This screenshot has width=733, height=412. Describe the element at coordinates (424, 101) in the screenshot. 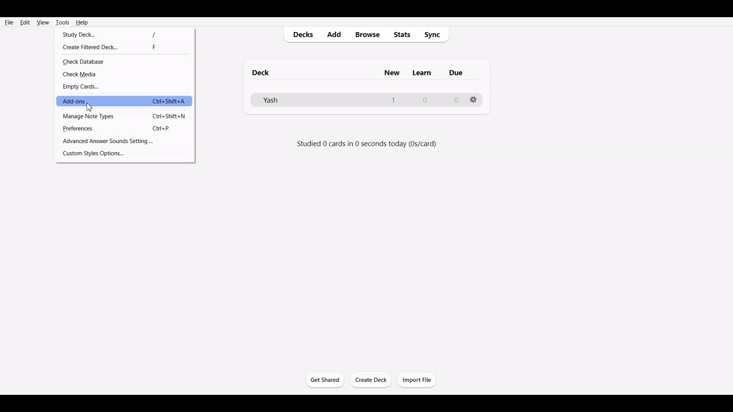

I see `0` at that location.